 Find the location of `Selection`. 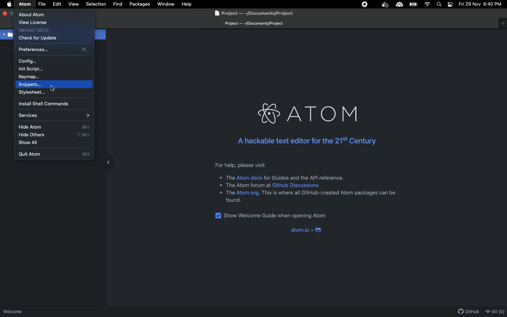

Selection is located at coordinates (97, 4).